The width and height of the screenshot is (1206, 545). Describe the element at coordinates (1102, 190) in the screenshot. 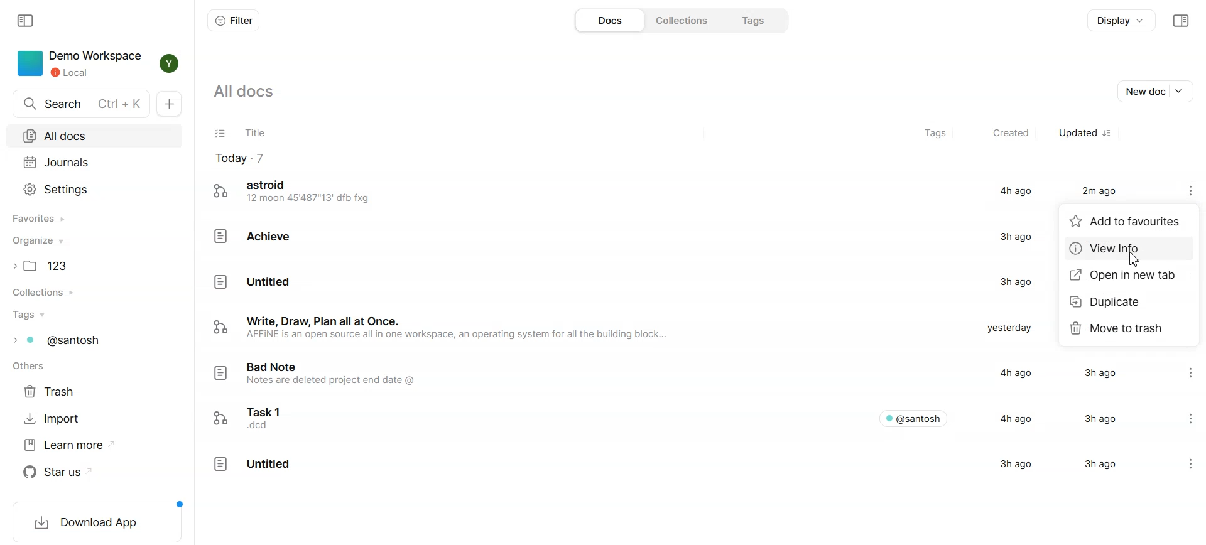

I see `2m ago` at that location.